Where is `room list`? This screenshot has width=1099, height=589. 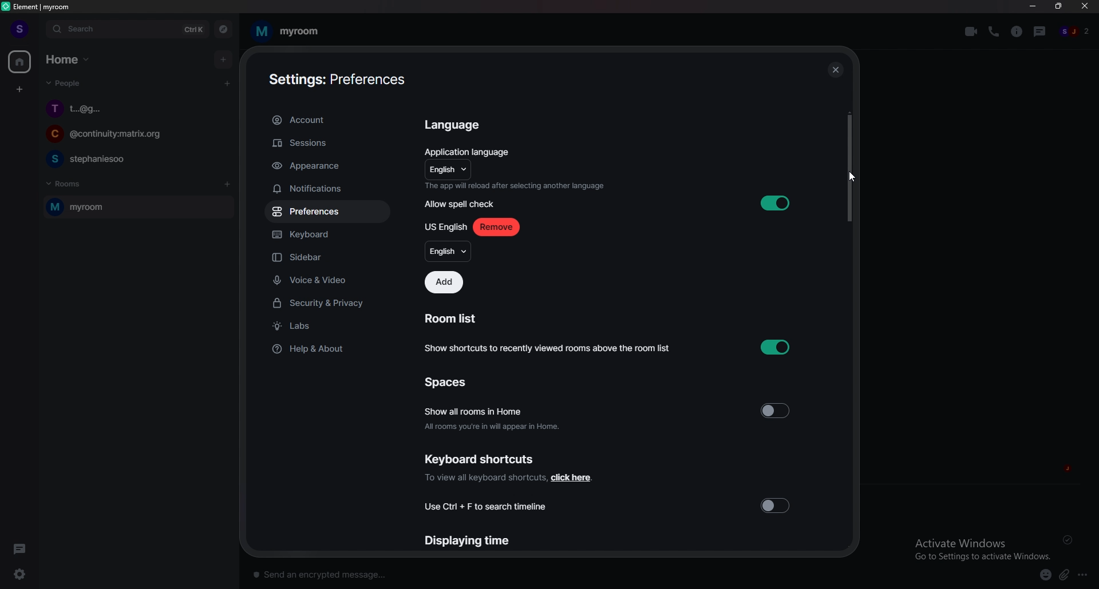 room list is located at coordinates (453, 319).